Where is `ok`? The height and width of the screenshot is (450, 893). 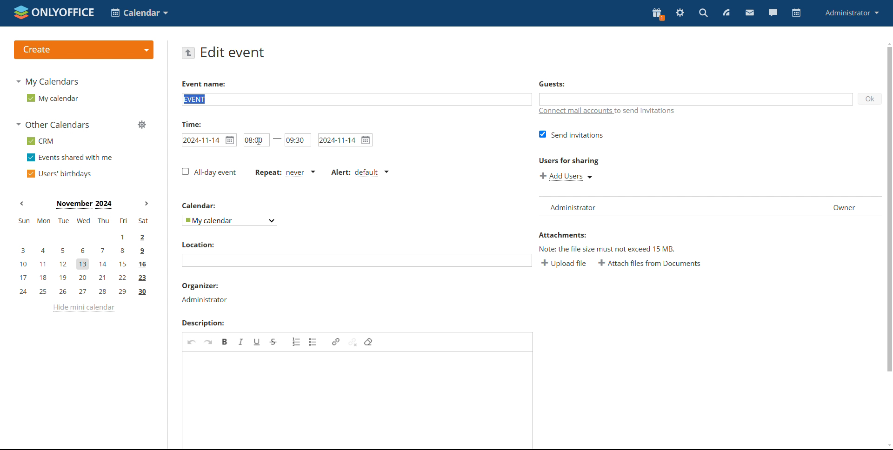 ok is located at coordinates (870, 99).